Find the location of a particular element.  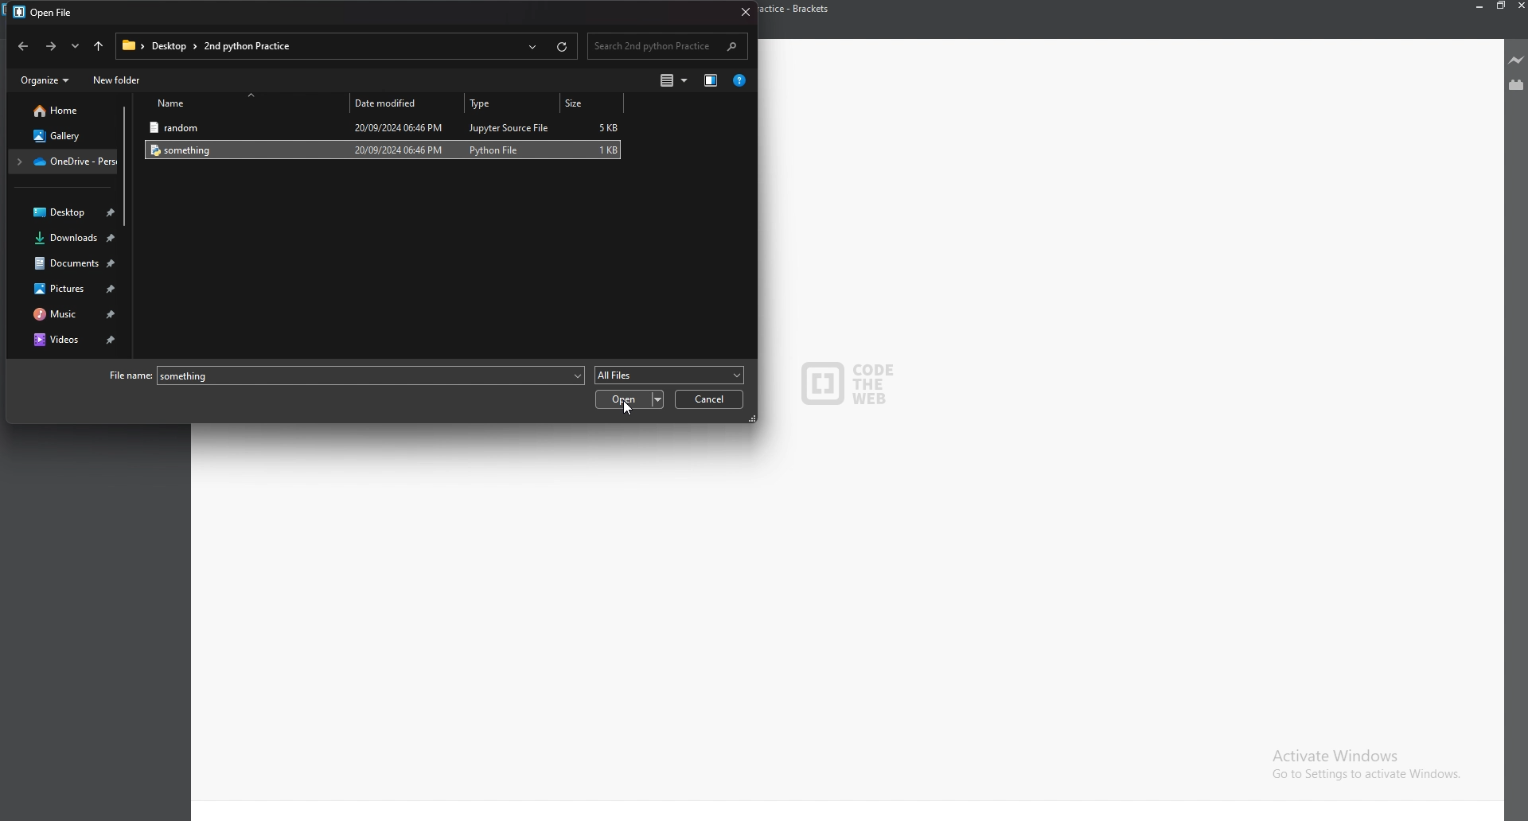

previous is located at coordinates (24, 46).